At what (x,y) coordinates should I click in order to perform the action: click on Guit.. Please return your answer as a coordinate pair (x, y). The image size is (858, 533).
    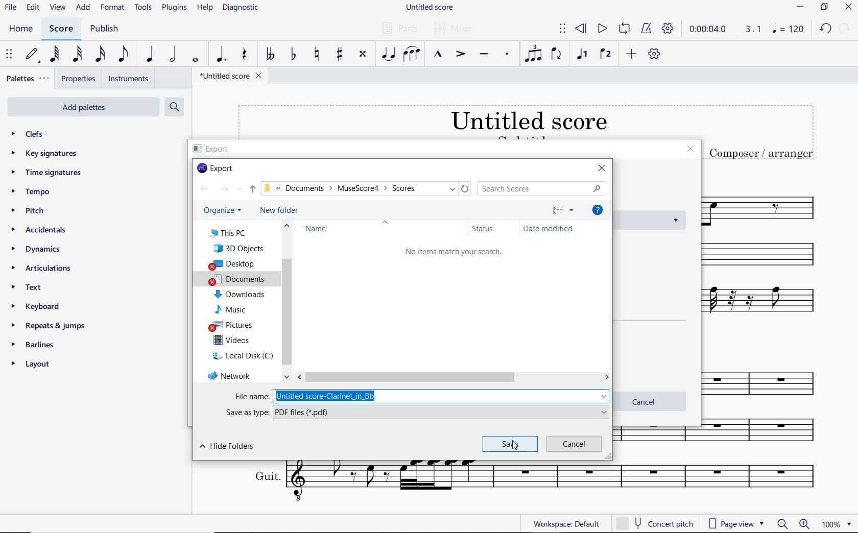
    Looking at the image, I should click on (527, 484).